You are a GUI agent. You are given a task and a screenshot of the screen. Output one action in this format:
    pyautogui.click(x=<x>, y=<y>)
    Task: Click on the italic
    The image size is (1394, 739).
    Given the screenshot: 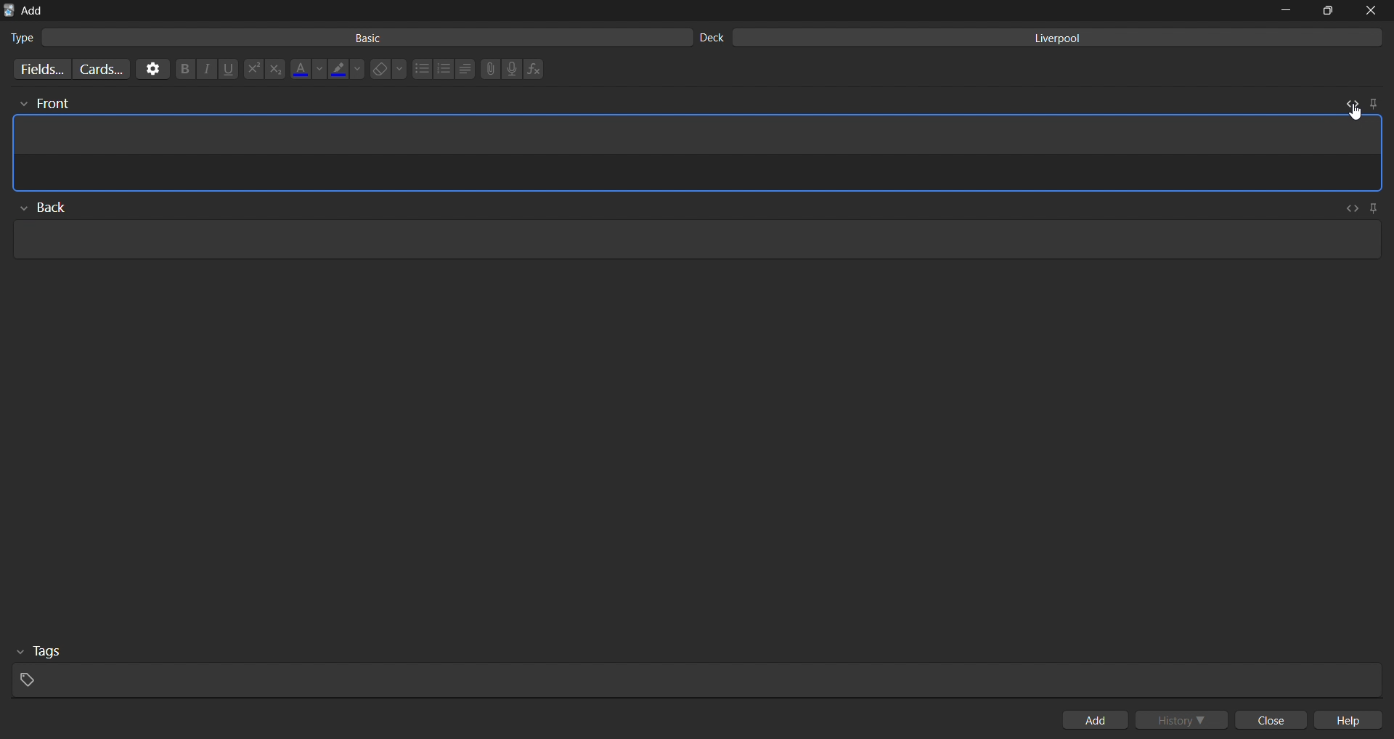 What is the action you would take?
    pyautogui.click(x=205, y=70)
    